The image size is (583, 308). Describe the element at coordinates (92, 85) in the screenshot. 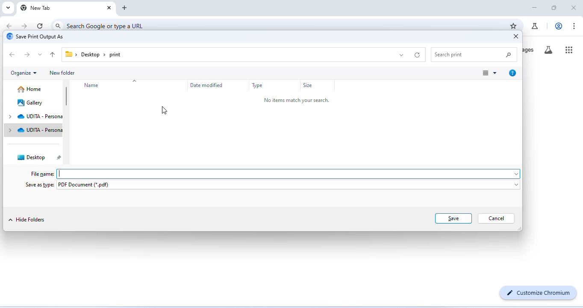

I see `name` at that location.